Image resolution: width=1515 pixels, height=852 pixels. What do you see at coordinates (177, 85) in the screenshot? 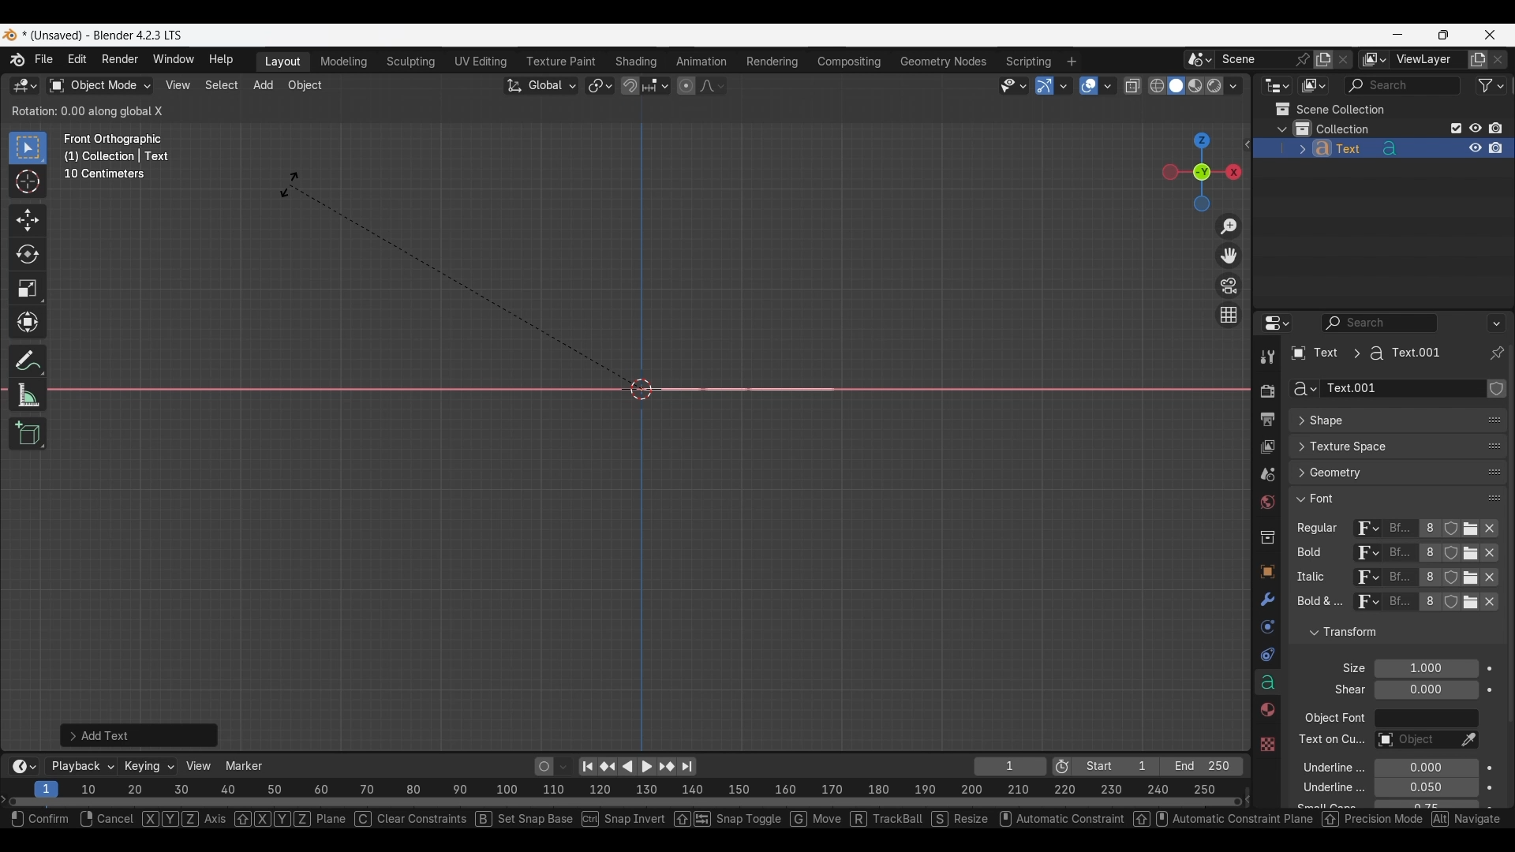
I see `View menu` at bounding box center [177, 85].